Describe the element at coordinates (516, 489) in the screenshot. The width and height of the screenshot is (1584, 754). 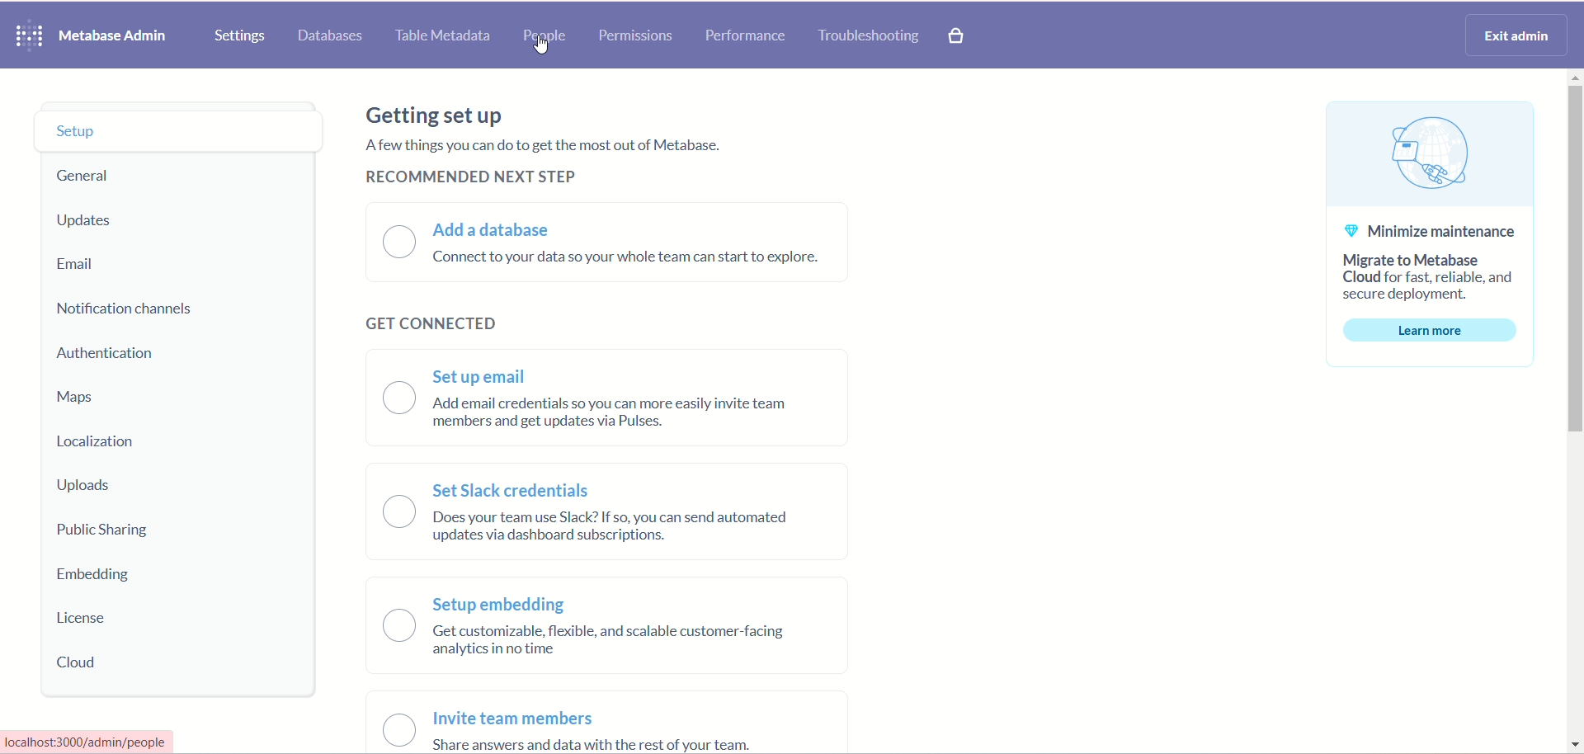
I see `set slack credentials` at that location.